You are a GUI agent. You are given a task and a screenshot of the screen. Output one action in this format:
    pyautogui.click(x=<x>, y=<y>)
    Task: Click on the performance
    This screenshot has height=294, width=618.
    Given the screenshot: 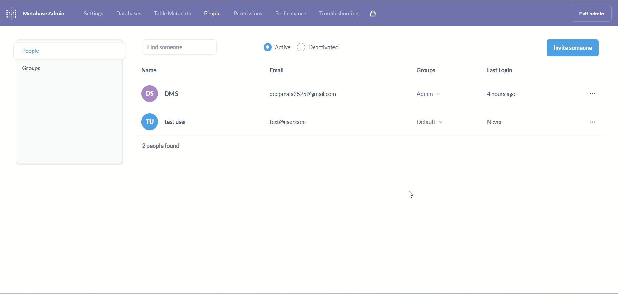 What is the action you would take?
    pyautogui.click(x=292, y=14)
    